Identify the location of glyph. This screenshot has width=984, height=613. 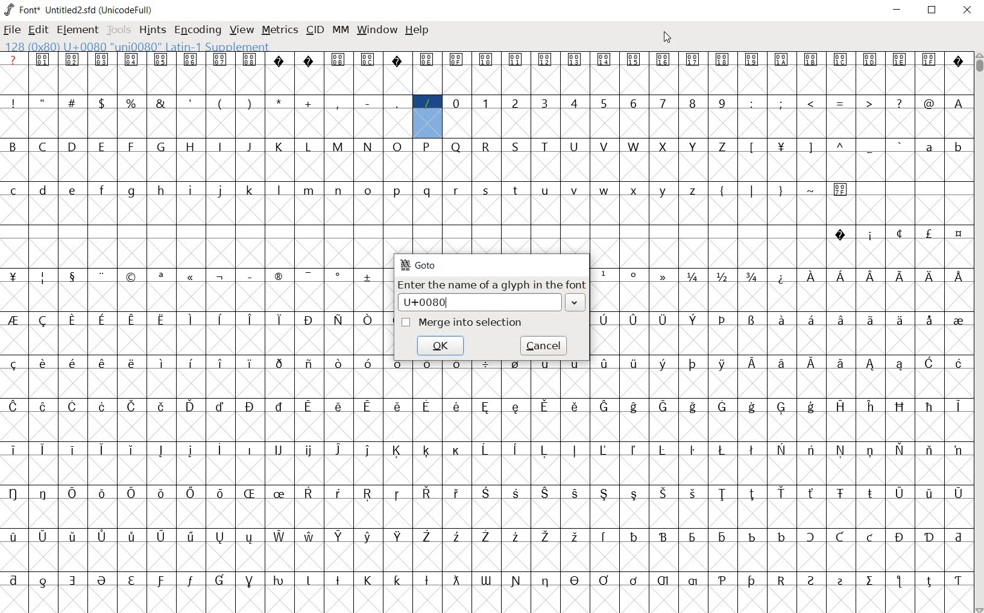
(43, 493).